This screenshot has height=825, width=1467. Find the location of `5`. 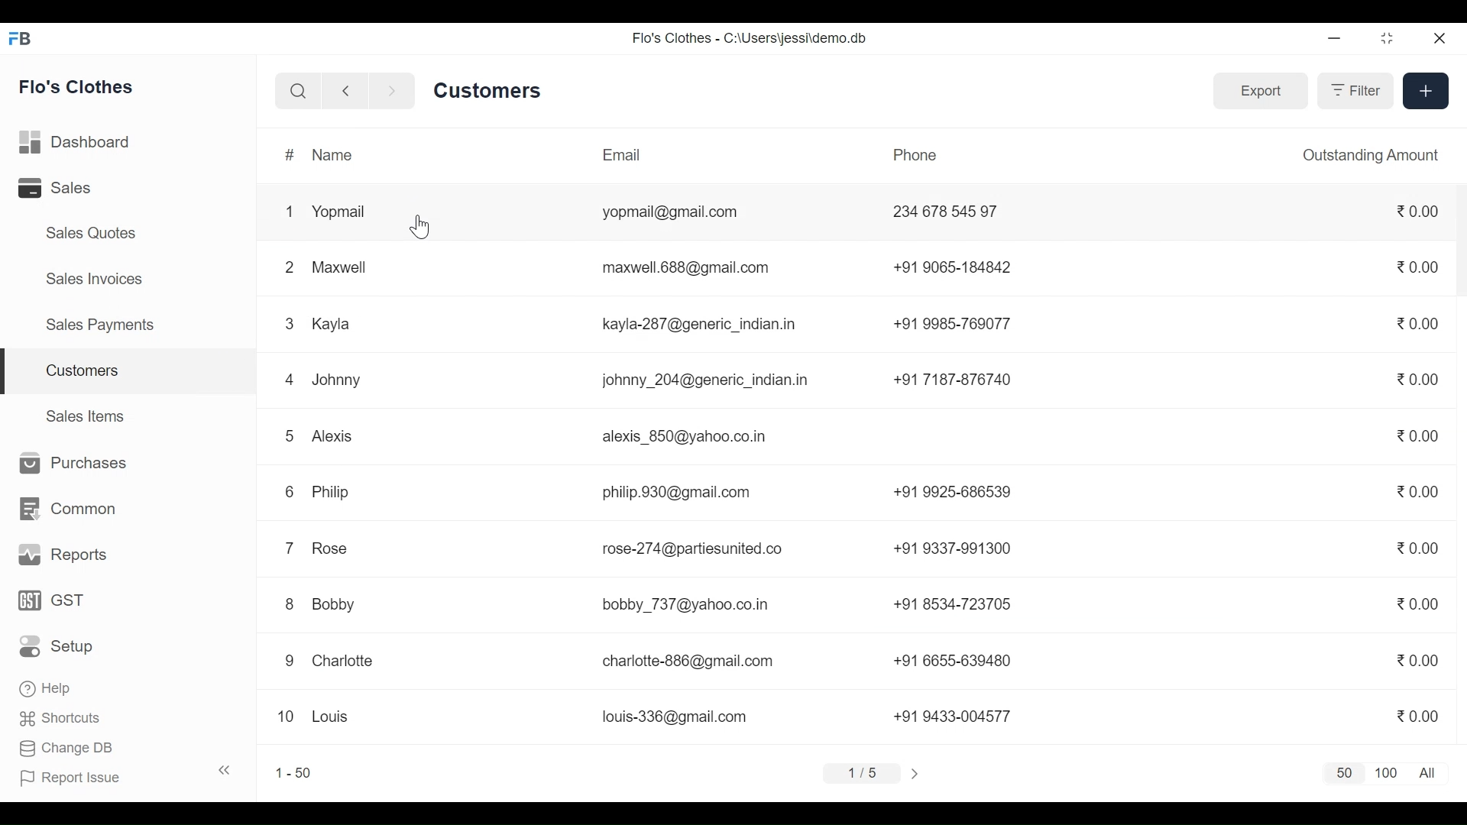

5 is located at coordinates (289, 434).